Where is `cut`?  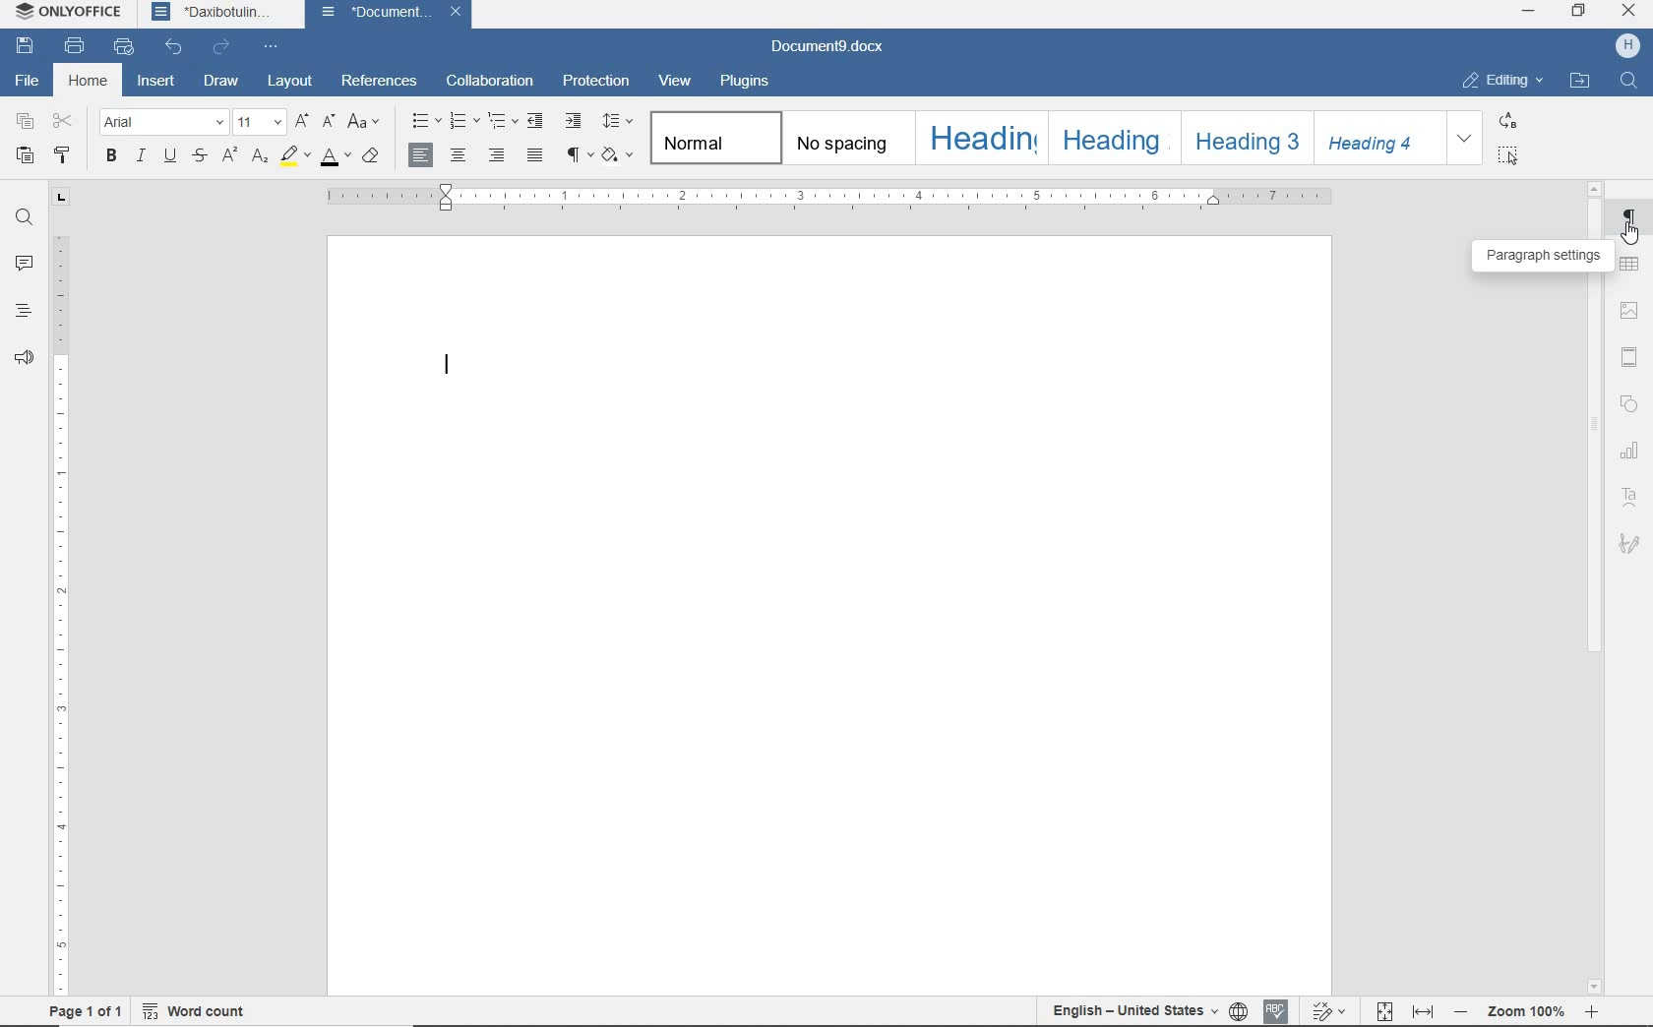 cut is located at coordinates (67, 121).